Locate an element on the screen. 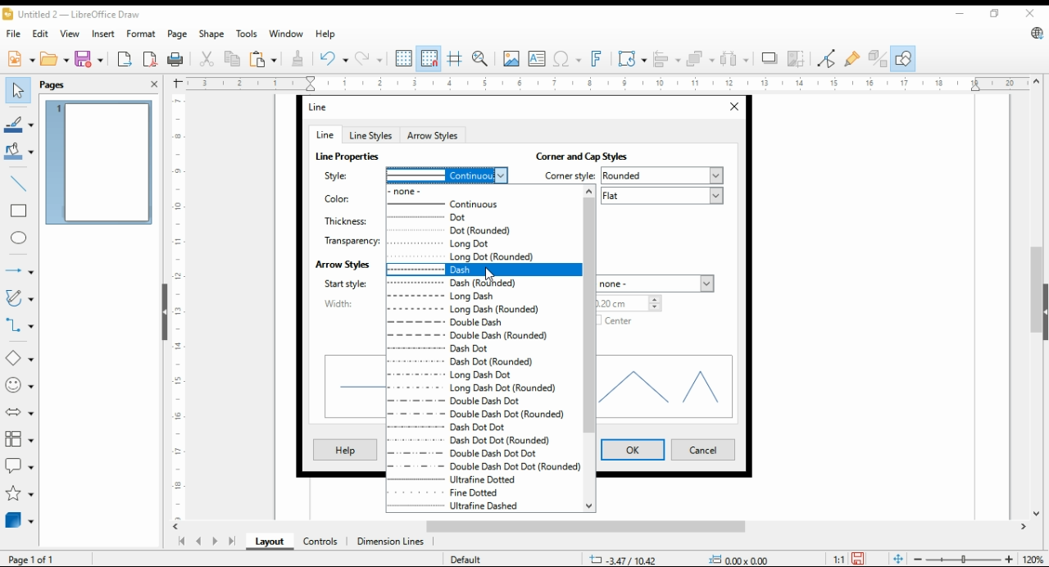 The width and height of the screenshot is (1049, 567). zoom slider is located at coordinates (961, 559).